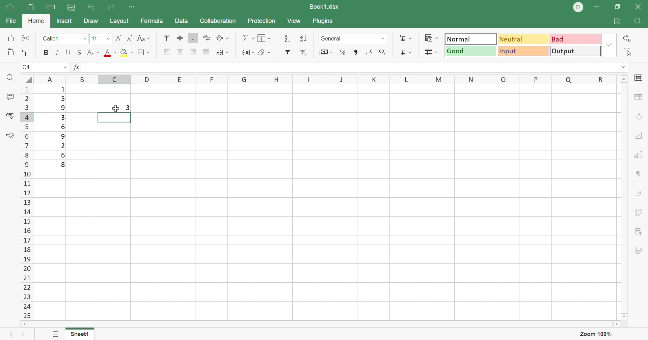  What do you see at coordinates (640, 213) in the screenshot?
I see `Pivot table settings` at bounding box center [640, 213].